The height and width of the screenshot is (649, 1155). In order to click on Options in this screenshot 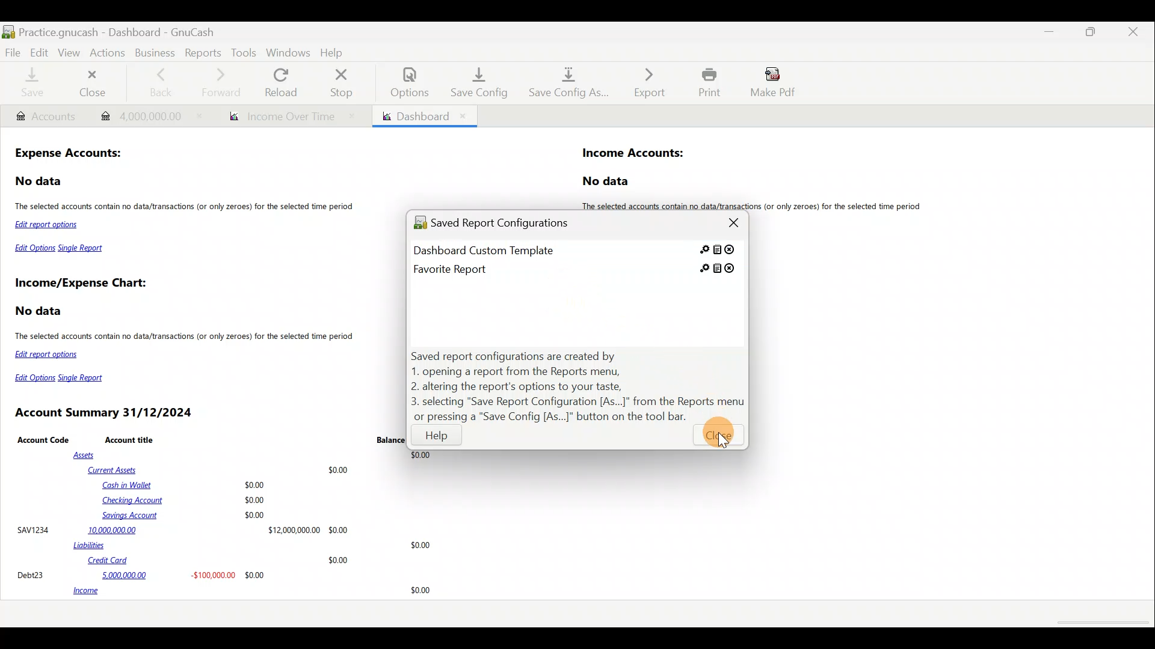, I will do `click(404, 82)`.